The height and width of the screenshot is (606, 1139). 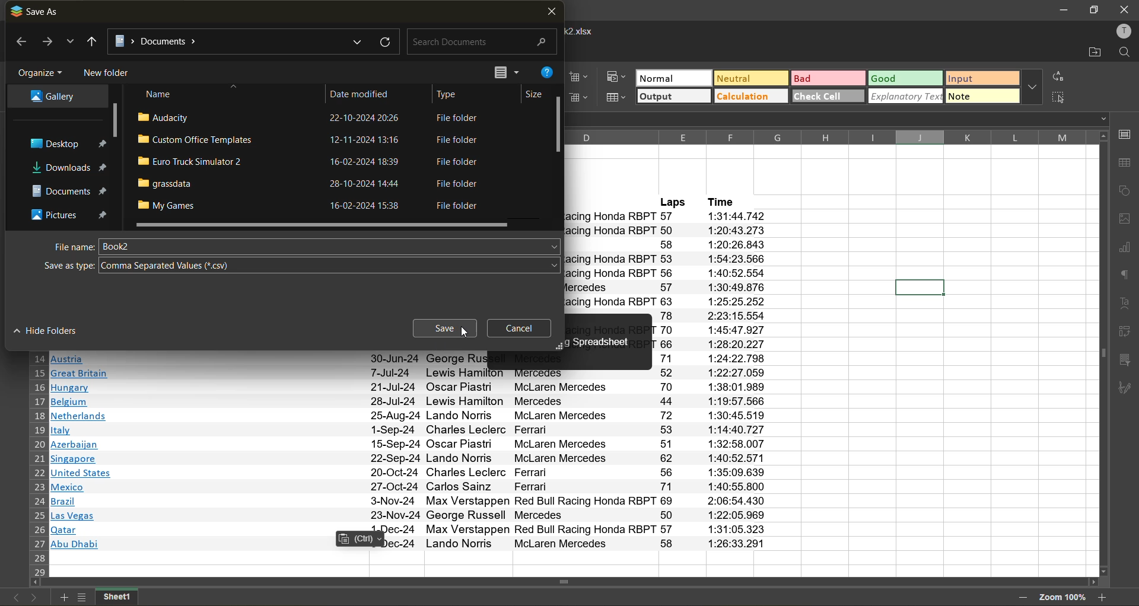 What do you see at coordinates (906, 97) in the screenshot?
I see `explanatory text` at bounding box center [906, 97].